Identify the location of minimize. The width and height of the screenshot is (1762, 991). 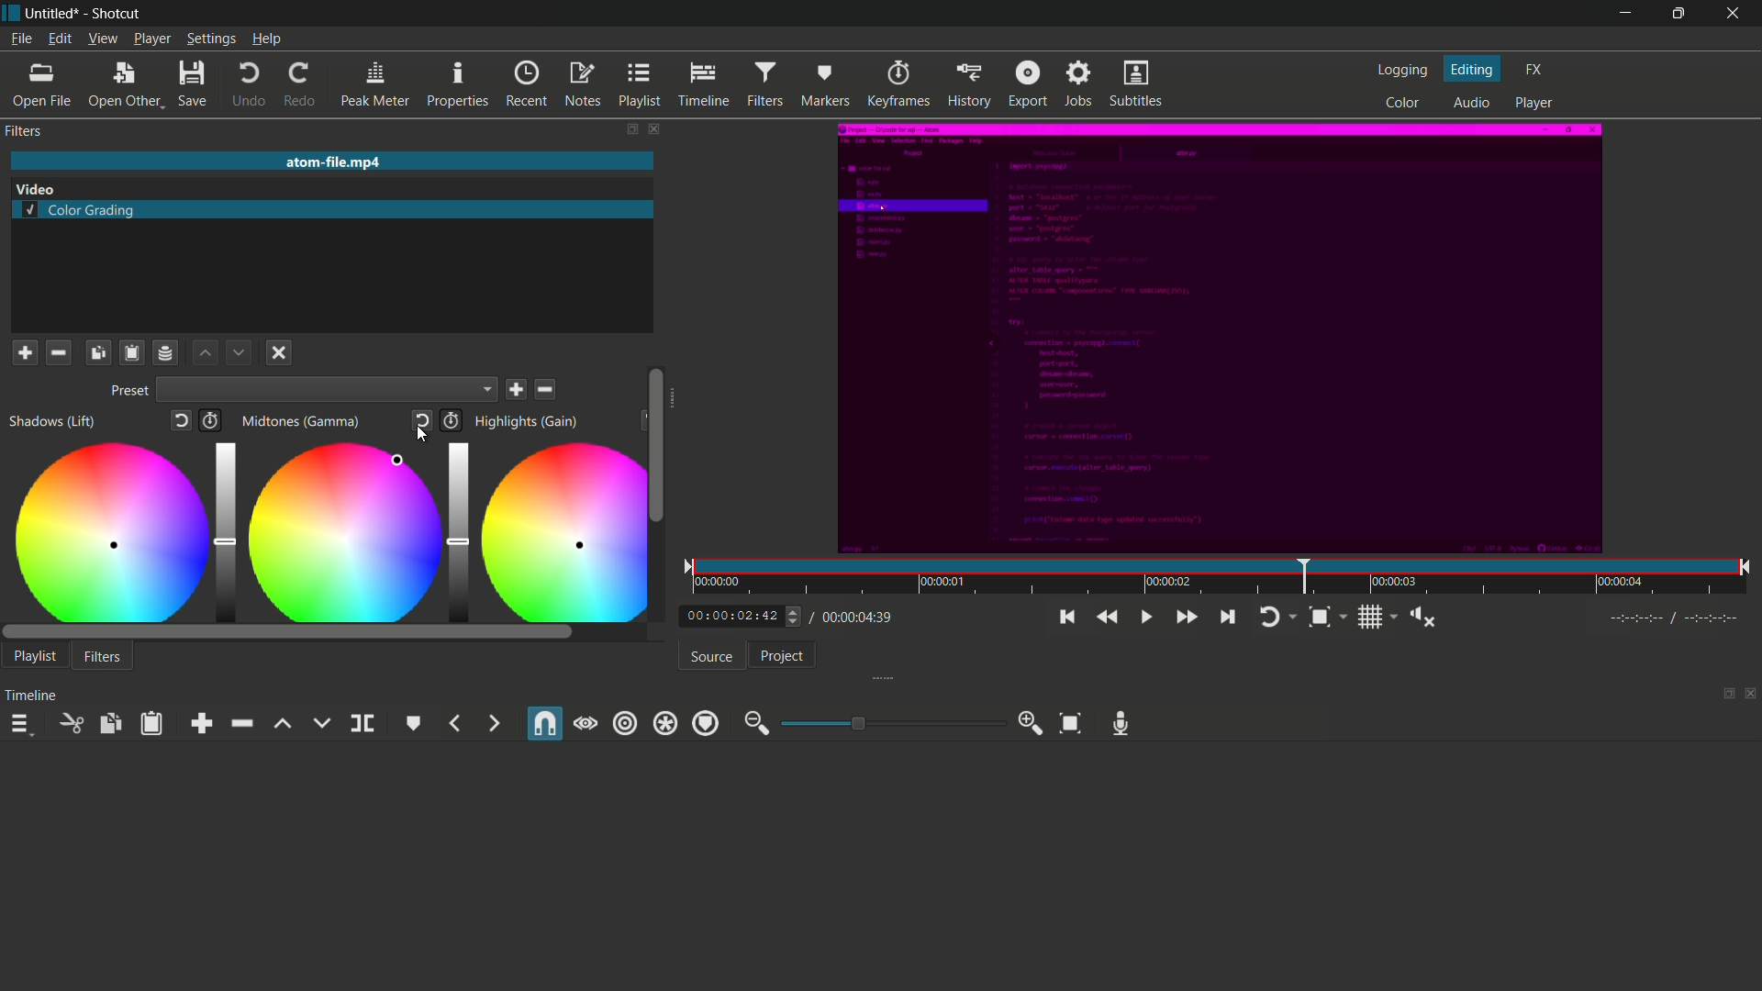
(1620, 15).